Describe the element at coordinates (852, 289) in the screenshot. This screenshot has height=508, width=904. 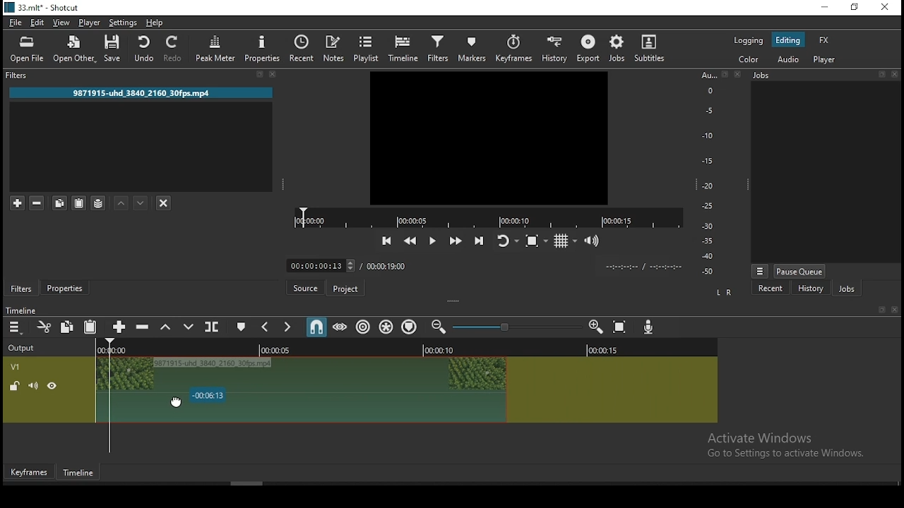
I see `jobs` at that location.